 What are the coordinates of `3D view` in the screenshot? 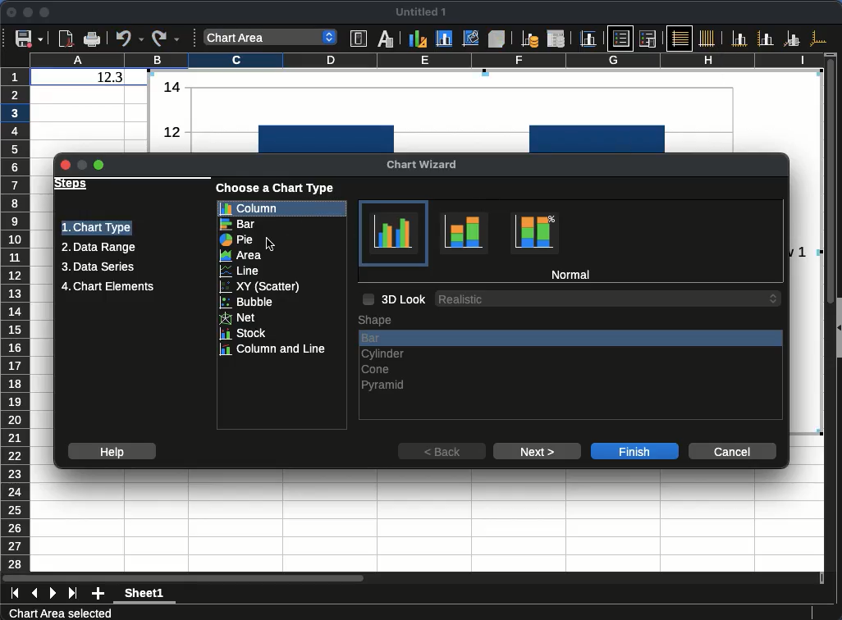 It's located at (497, 39).